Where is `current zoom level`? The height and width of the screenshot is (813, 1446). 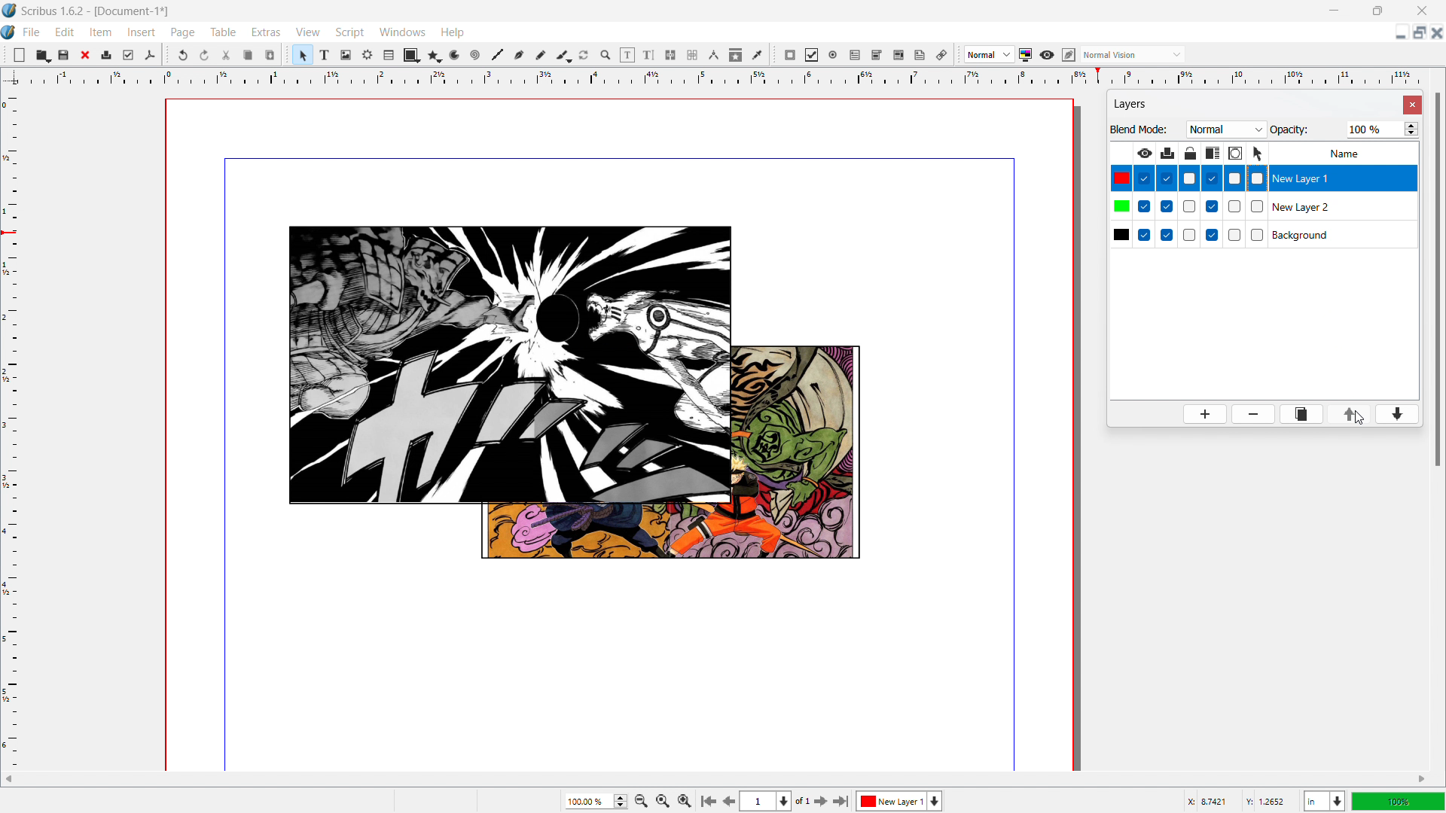
current zoom level is located at coordinates (595, 801).